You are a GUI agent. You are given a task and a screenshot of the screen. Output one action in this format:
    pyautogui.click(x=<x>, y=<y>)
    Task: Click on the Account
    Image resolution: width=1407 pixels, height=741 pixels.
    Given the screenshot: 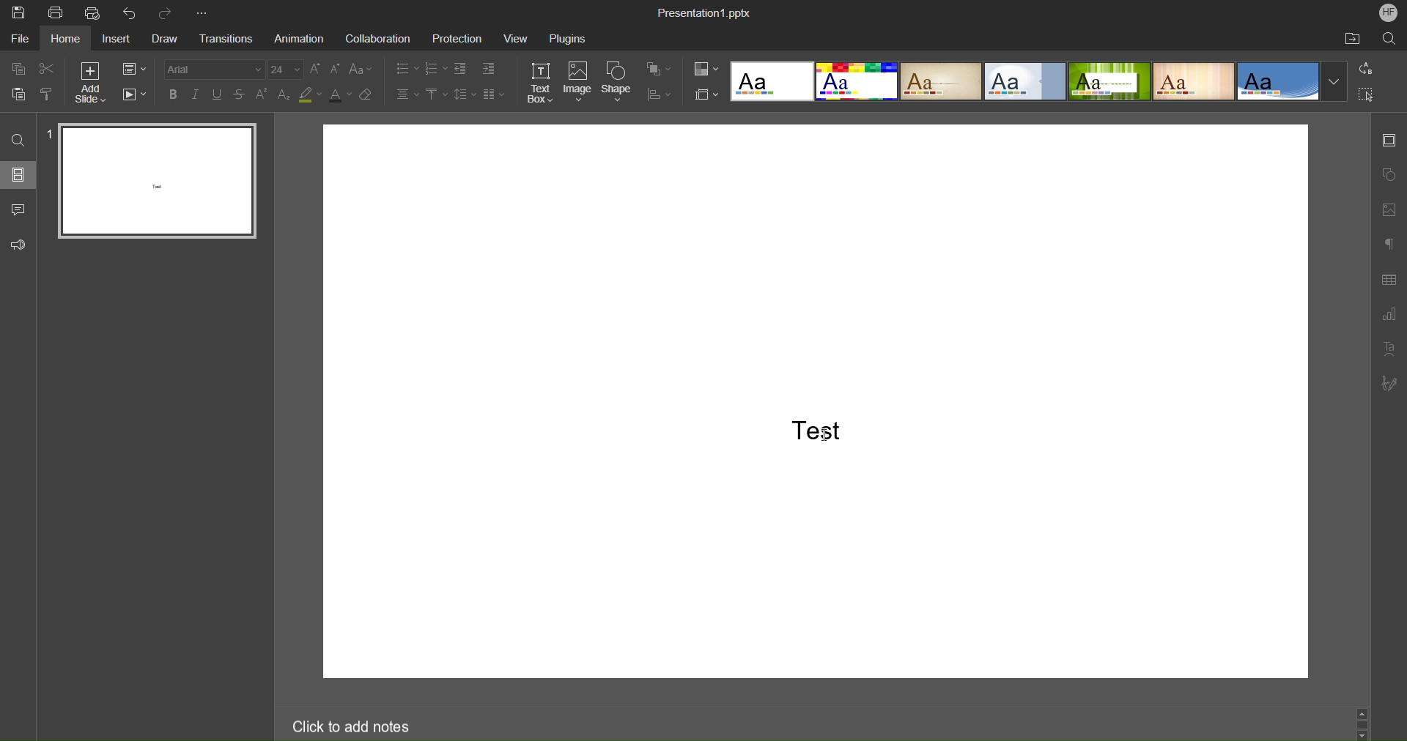 What is the action you would take?
    pyautogui.click(x=1388, y=14)
    